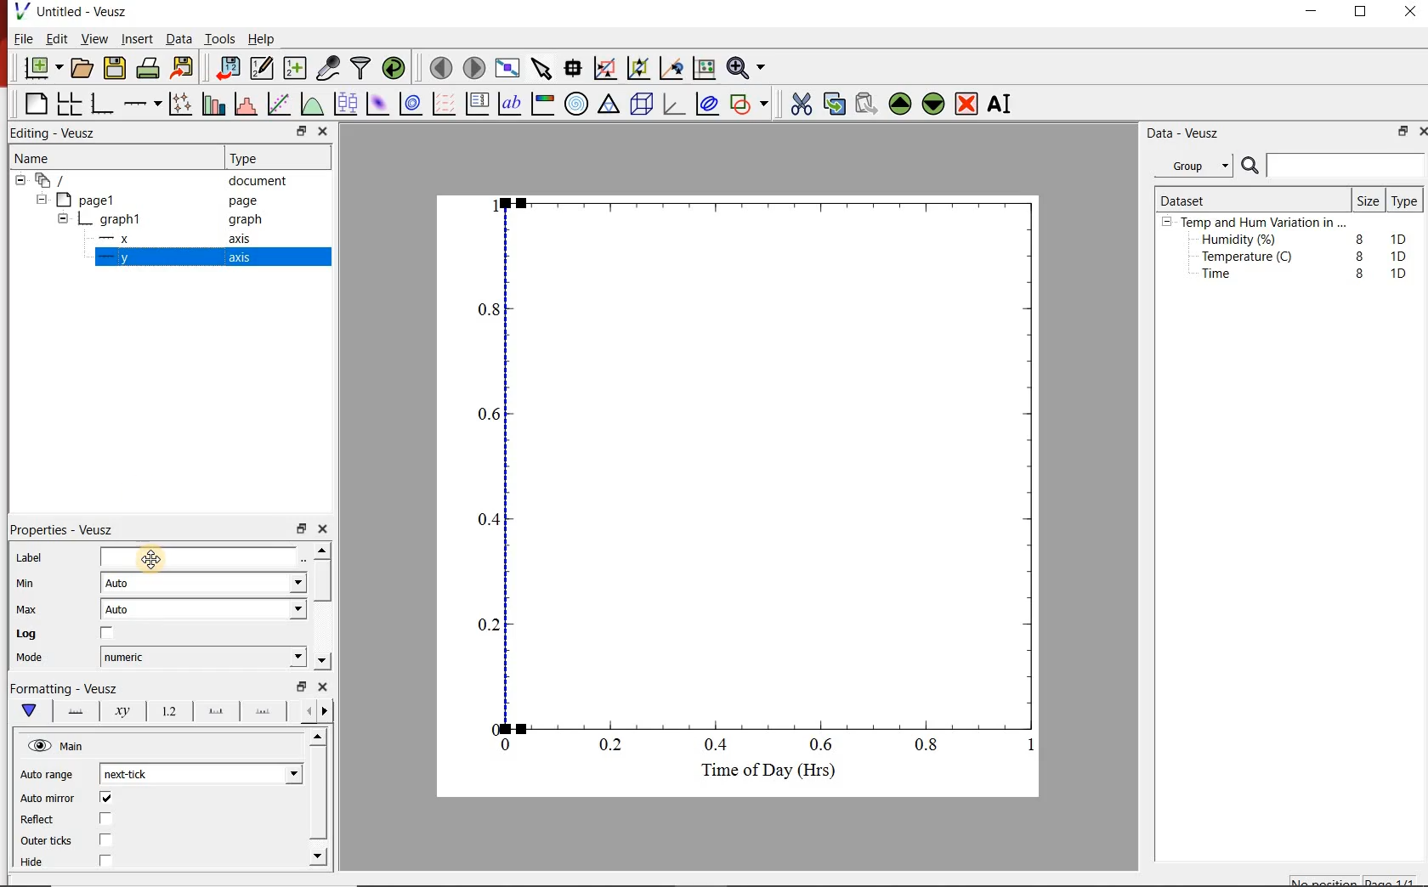  Describe the element at coordinates (227, 66) in the screenshot. I see `import data into Veusz` at that location.